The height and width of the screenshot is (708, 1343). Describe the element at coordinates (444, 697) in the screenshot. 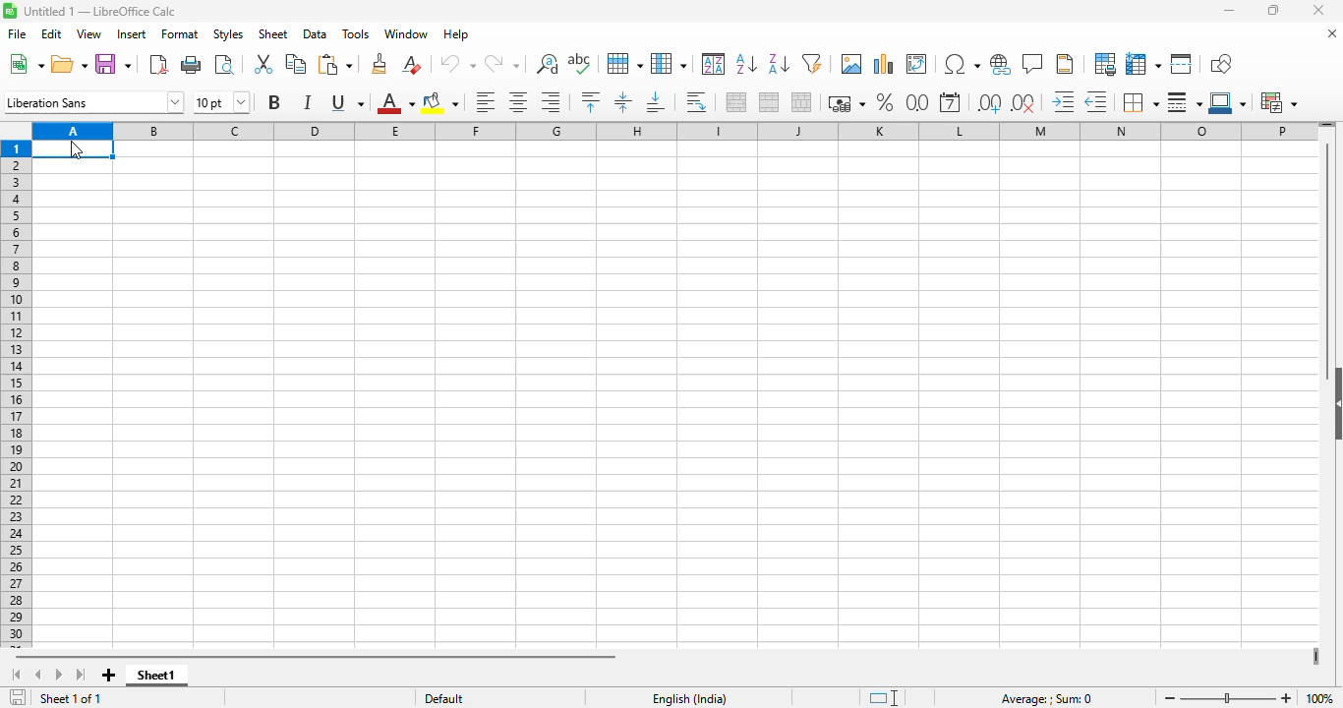

I see `default` at that location.